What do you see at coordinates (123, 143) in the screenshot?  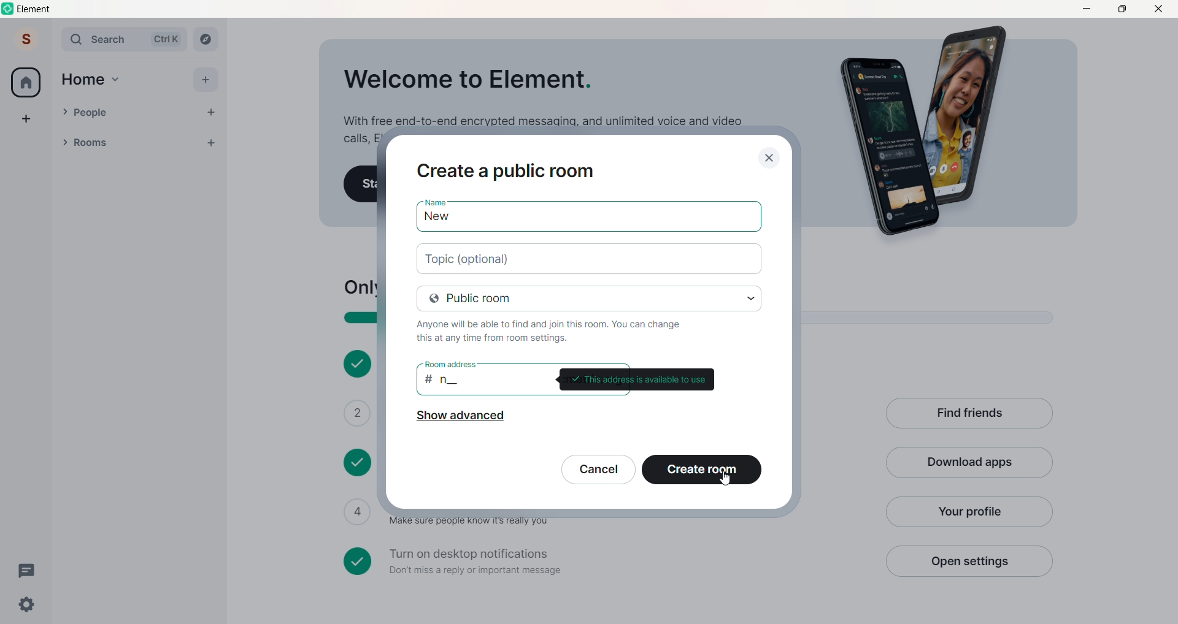 I see `Rooms` at bounding box center [123, 143].